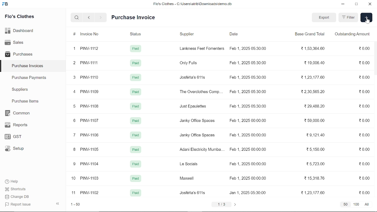 The image size is (377, 212). What do you see at coordinates (220, 178) in the screenshot?
I see `10 PINV-1103 Pad Maxwell Feb 1, 2025 00:00:00 21531876 20.00` at bounding box center [220, 178].